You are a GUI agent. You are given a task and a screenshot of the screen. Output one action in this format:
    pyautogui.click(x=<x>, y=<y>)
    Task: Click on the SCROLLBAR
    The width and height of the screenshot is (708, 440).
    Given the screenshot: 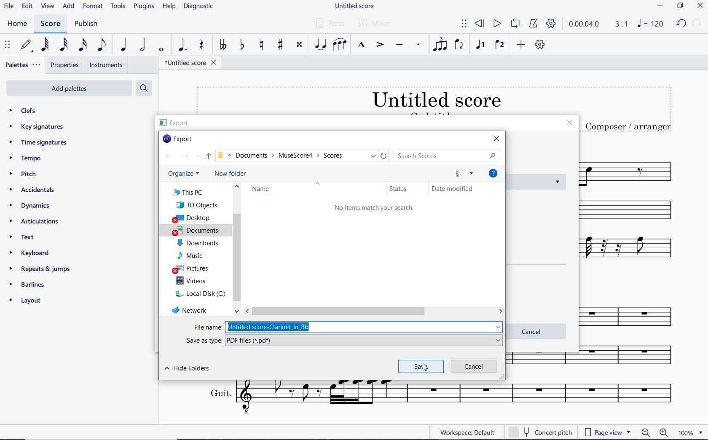 What is the action you would take?
    pyautogui.click(x=374, y=311)
    